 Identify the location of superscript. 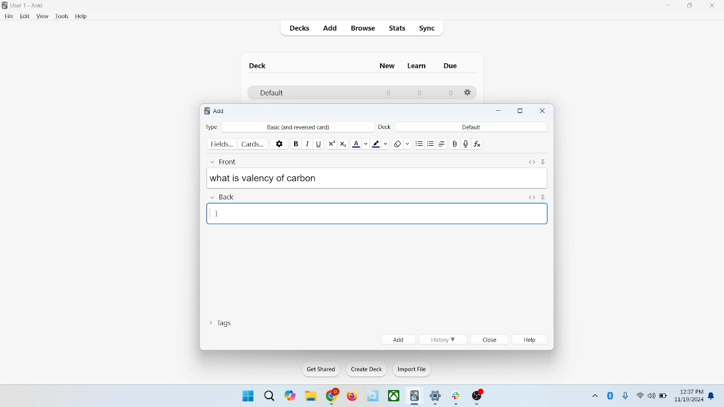
(331, 142).